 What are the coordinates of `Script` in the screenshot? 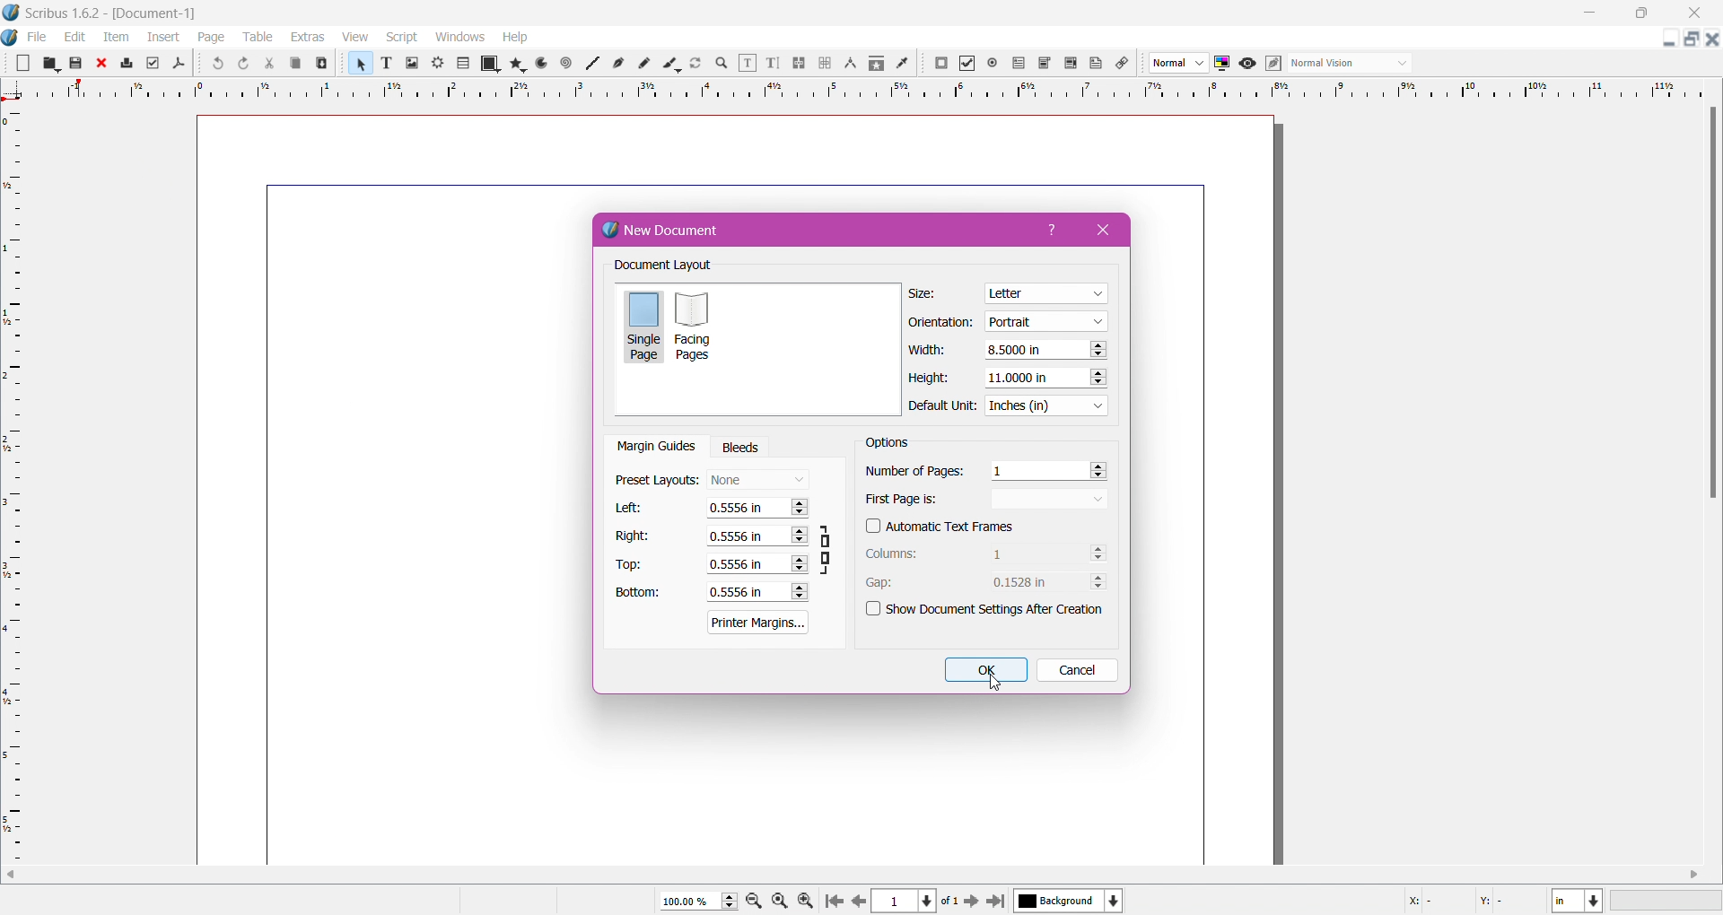 It's located at (399, 38).